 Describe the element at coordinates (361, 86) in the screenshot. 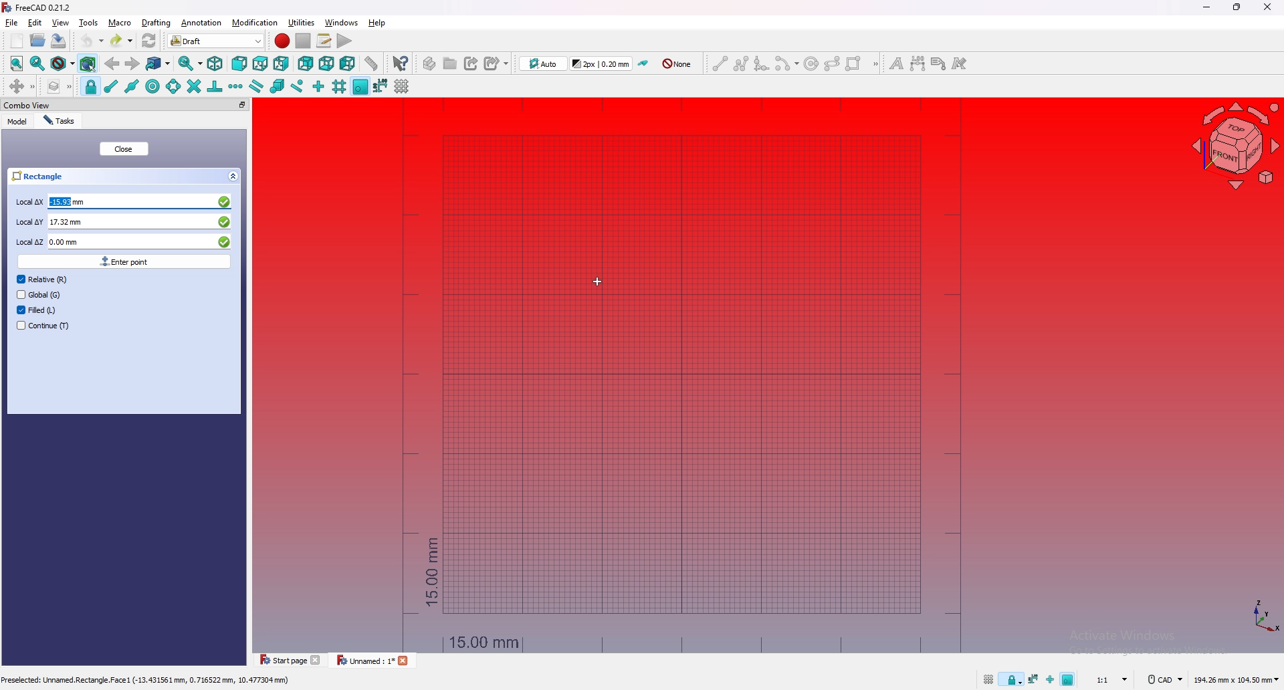

I see `snap working plane` at that location.